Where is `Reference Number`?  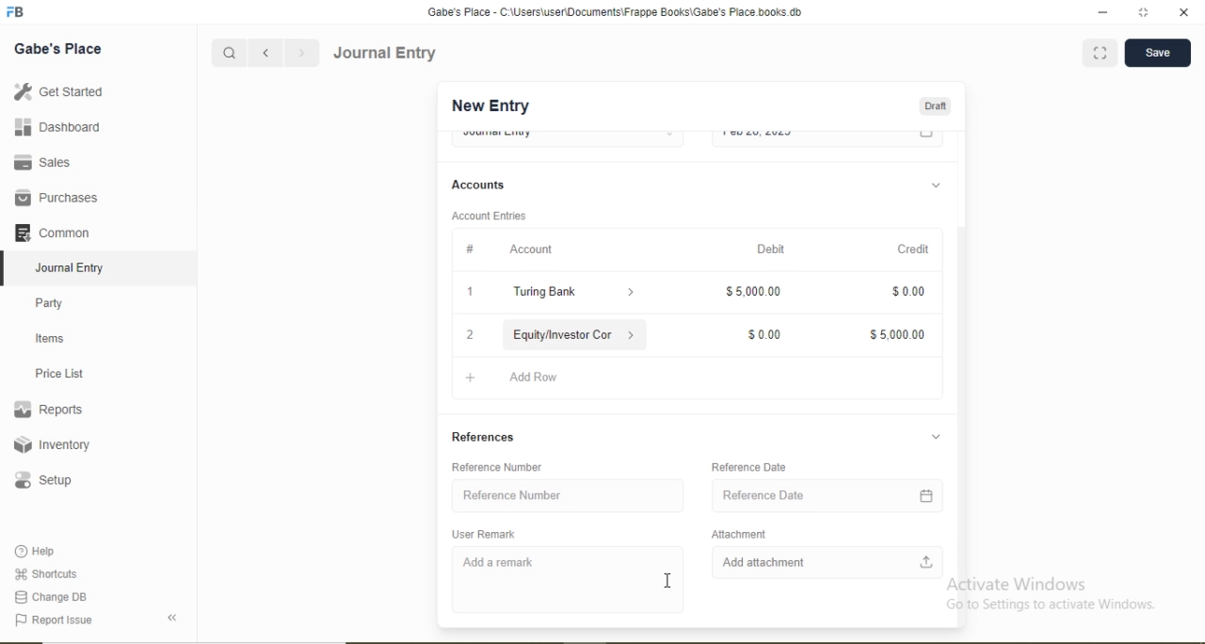 Reference Number is located at coordinates (513, 495).